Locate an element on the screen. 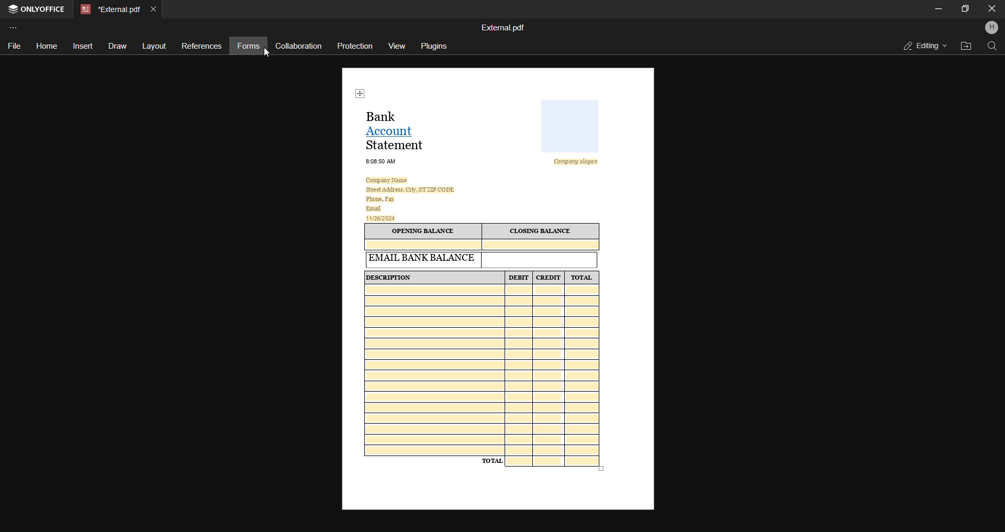 The height and width of the screenshot is (532, 1005). customize toolbar is located at coordinates (15, 27).